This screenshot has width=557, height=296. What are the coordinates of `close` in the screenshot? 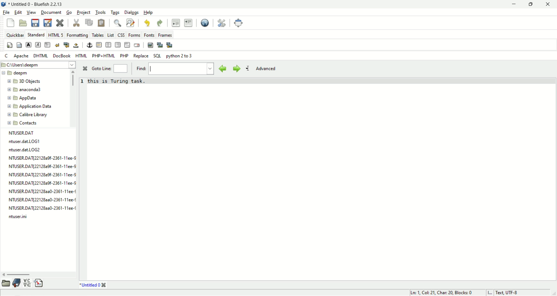 It's located at (86, 69).